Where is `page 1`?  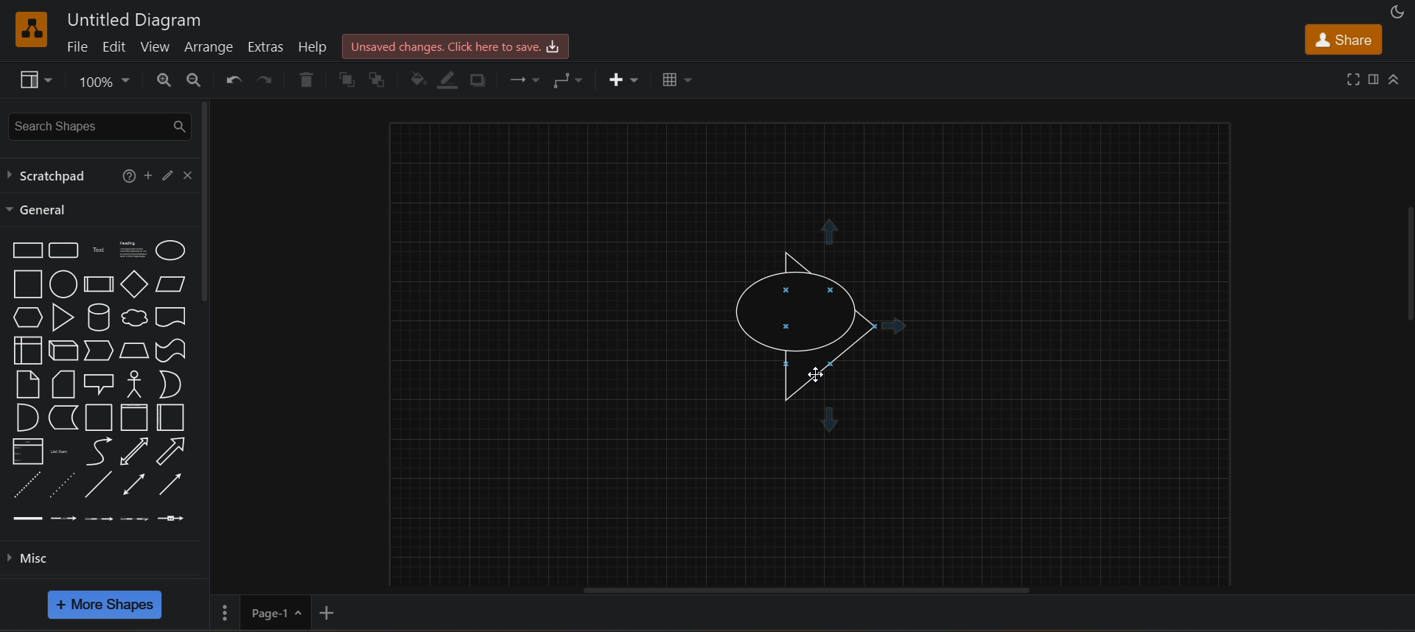
page 1 is located at coordinates (262, 611).